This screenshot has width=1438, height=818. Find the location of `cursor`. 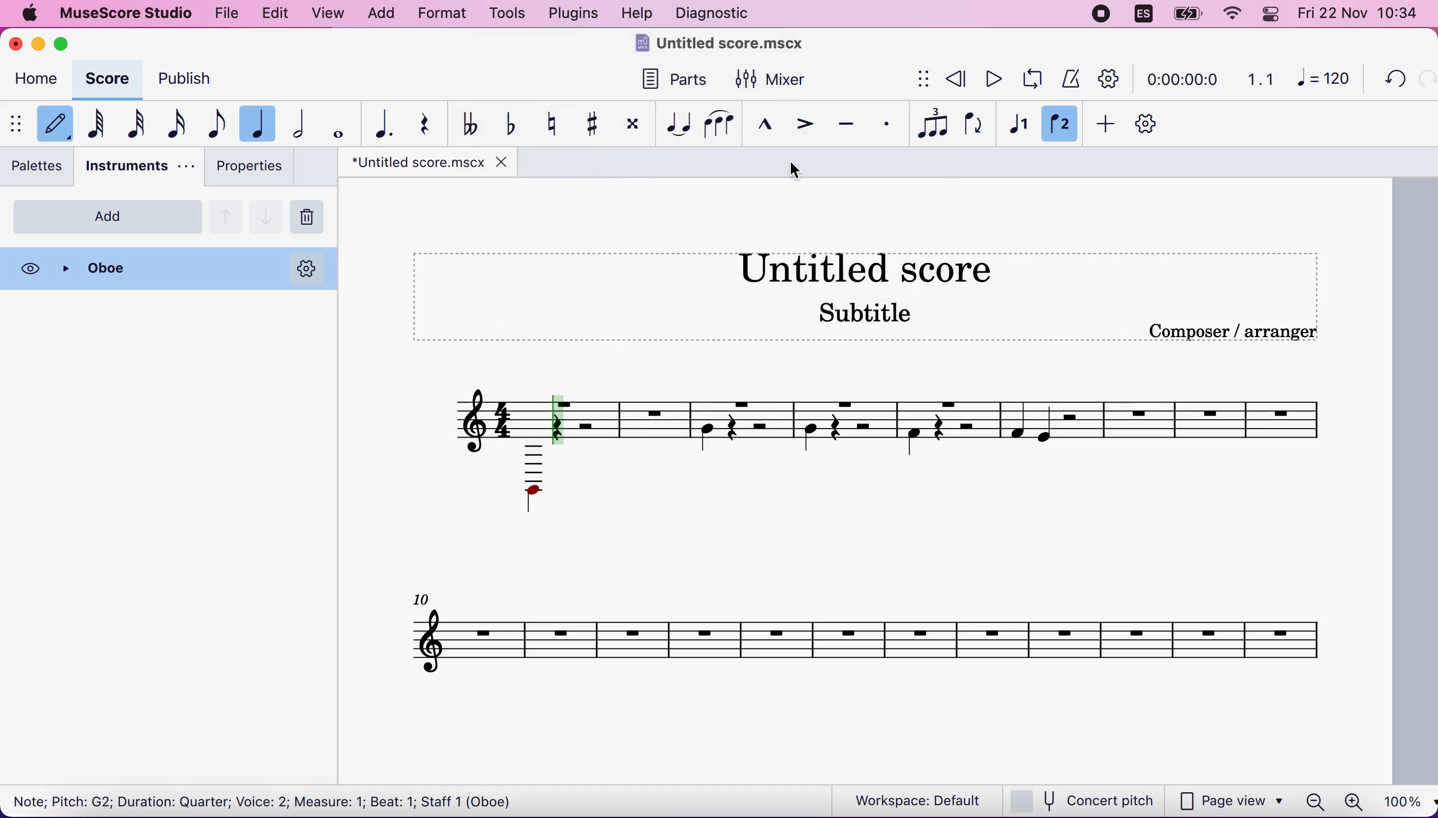

cursor is located at coordinates (794, 171).